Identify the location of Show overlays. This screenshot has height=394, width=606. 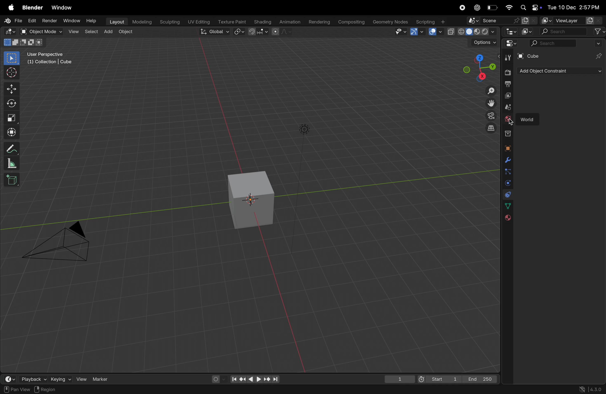
(435, 32).